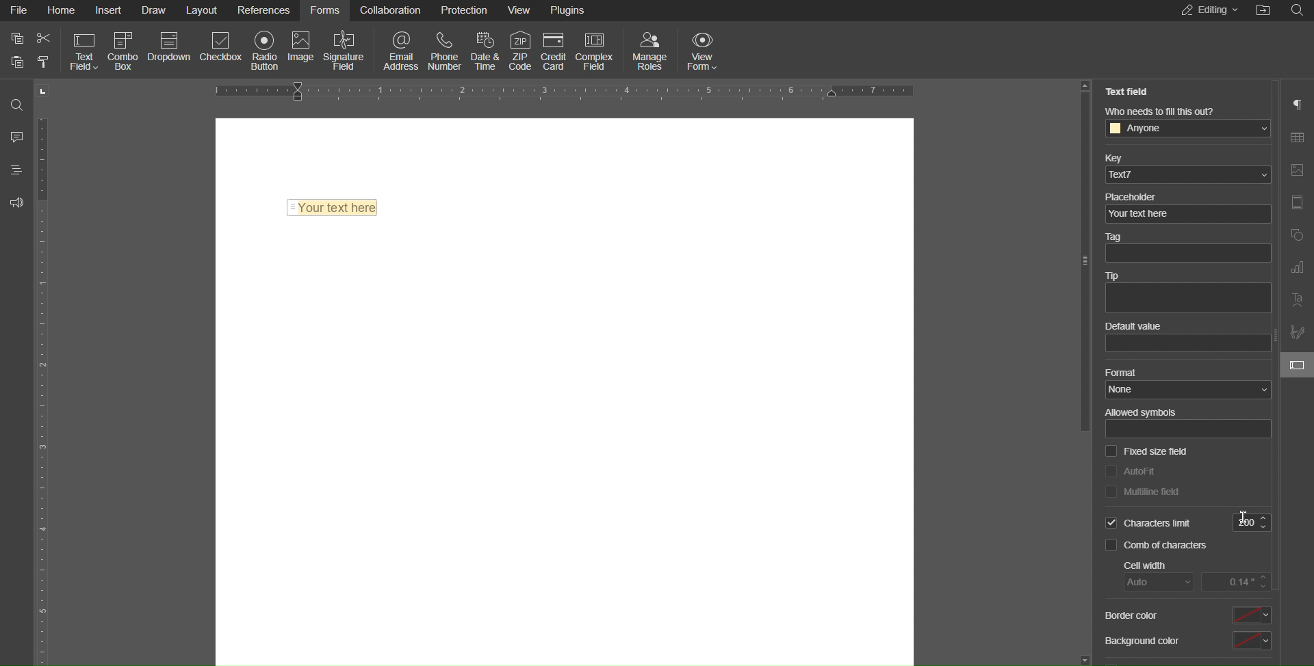  What do you see at coordinates (1296, 268) in the screenshot?
I see `Graph Settings` at bounding box center [1296, 268].